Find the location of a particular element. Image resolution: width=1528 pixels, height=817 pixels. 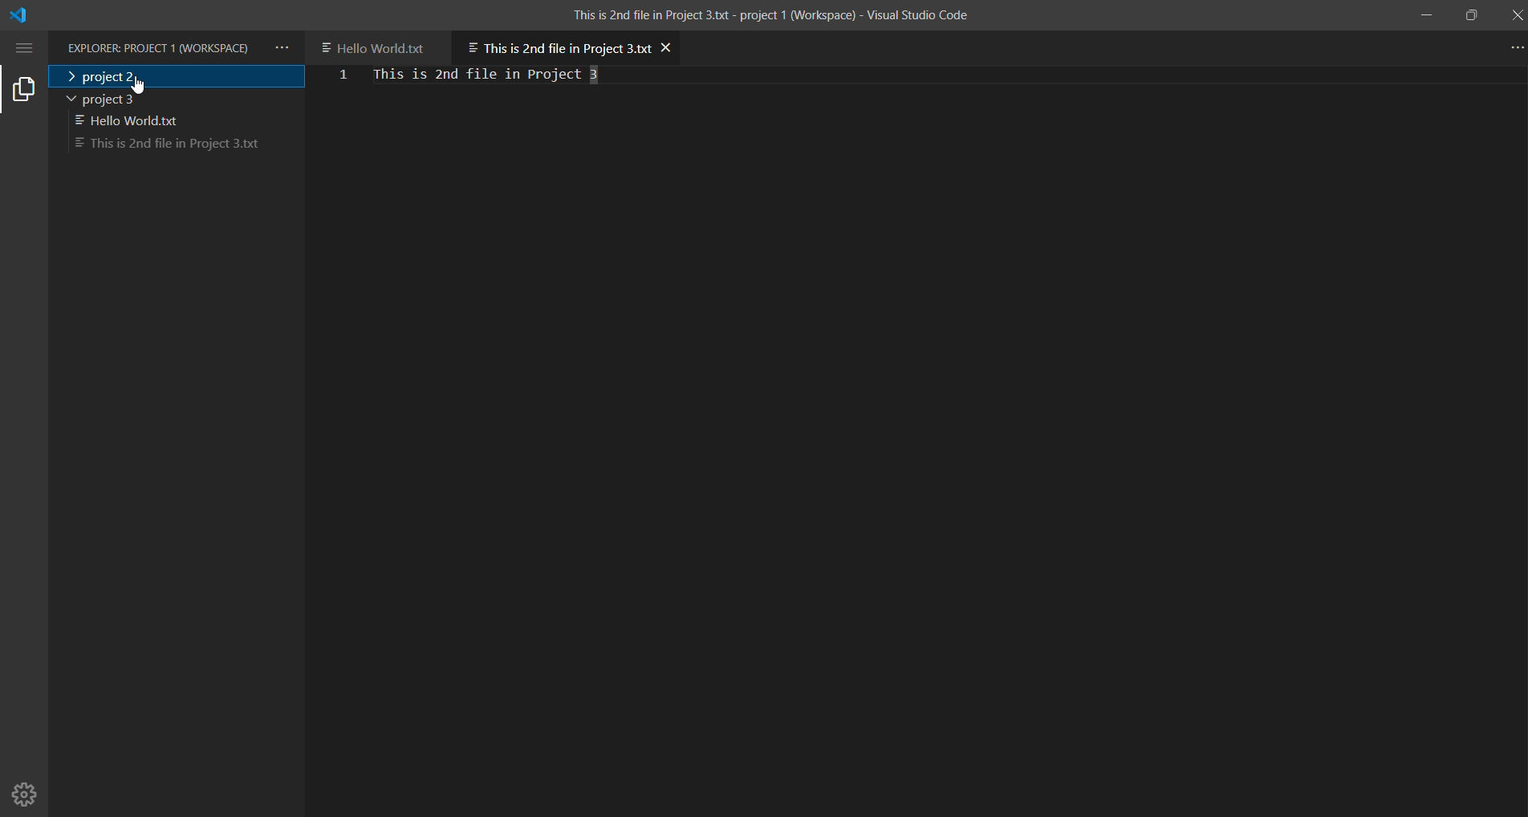

another file in project is located at coordinates (379, 46).